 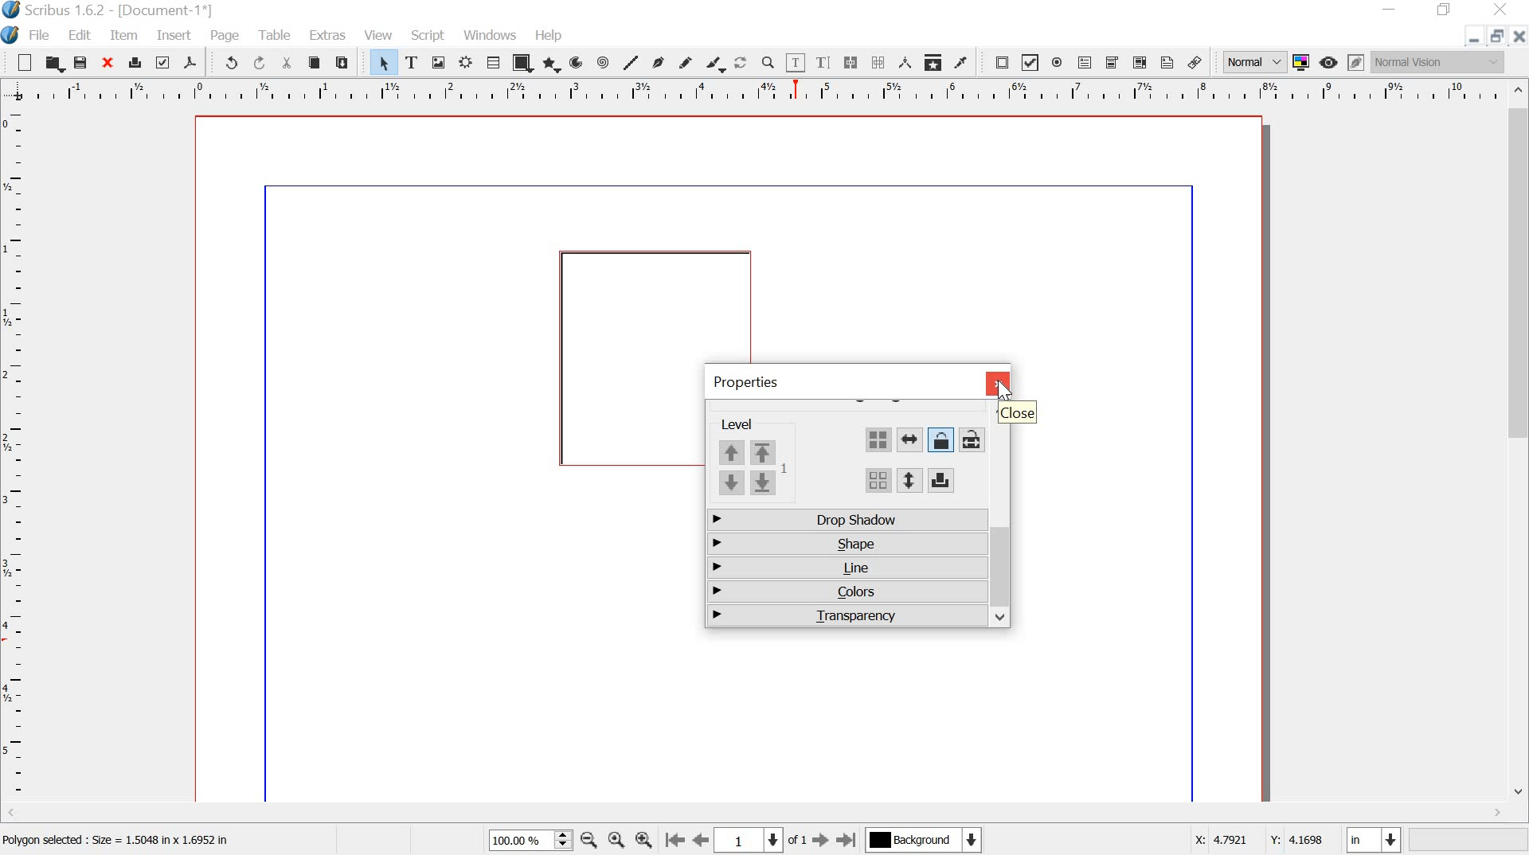 I want to click on save, so click(x=81, y=63).